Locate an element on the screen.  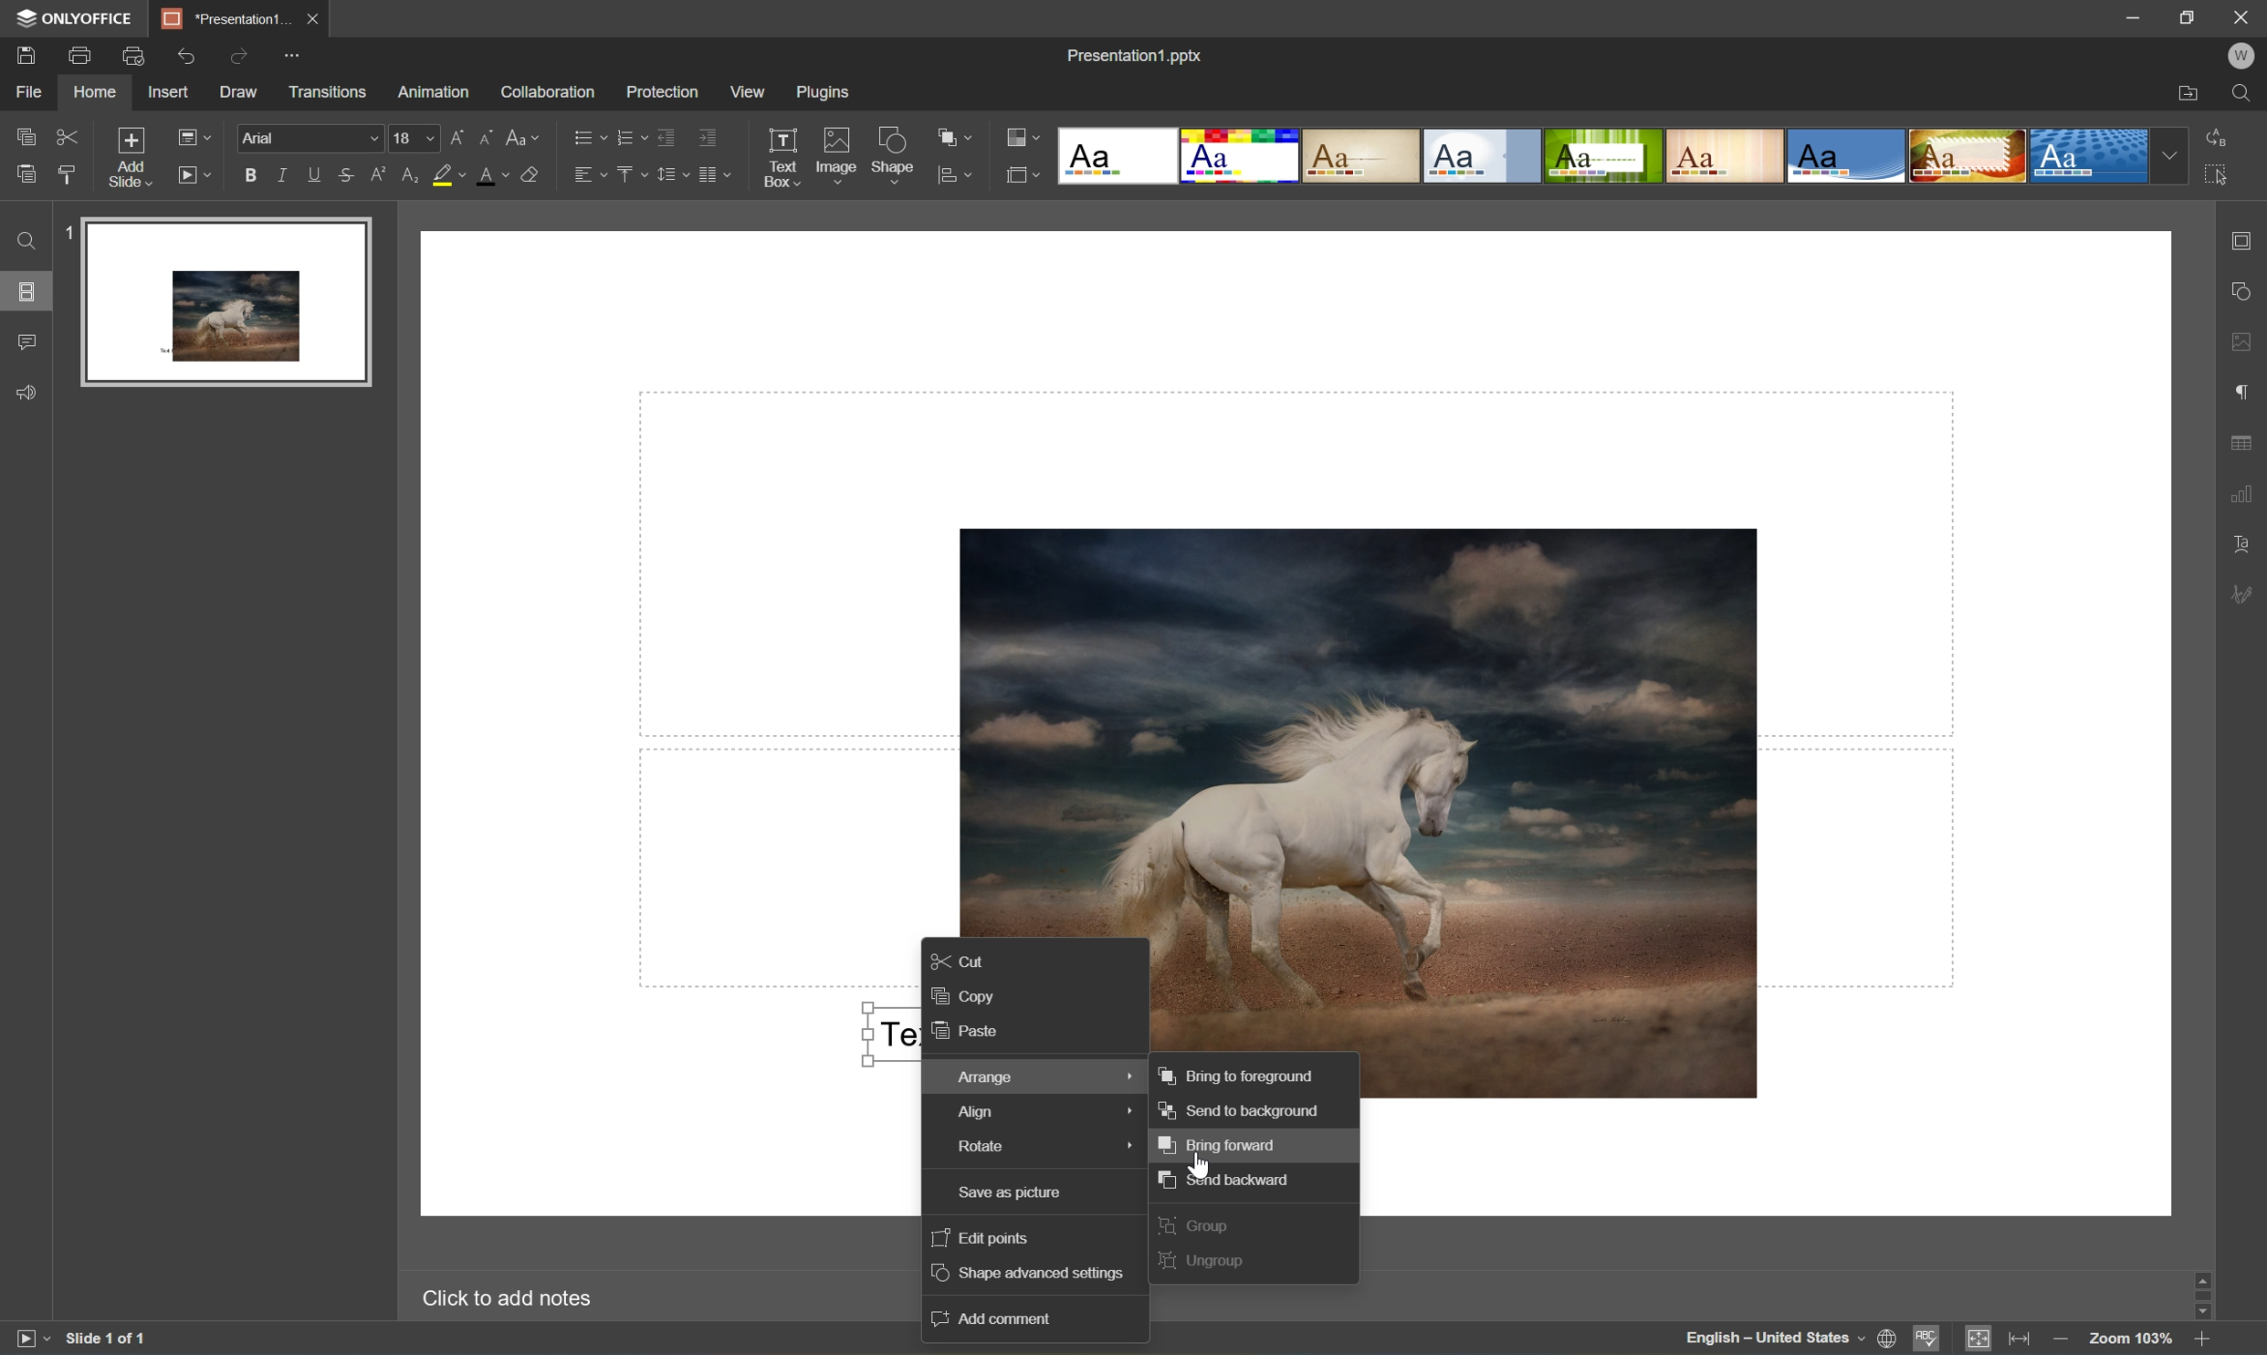
Subscript is located at coordinates (413, 175).